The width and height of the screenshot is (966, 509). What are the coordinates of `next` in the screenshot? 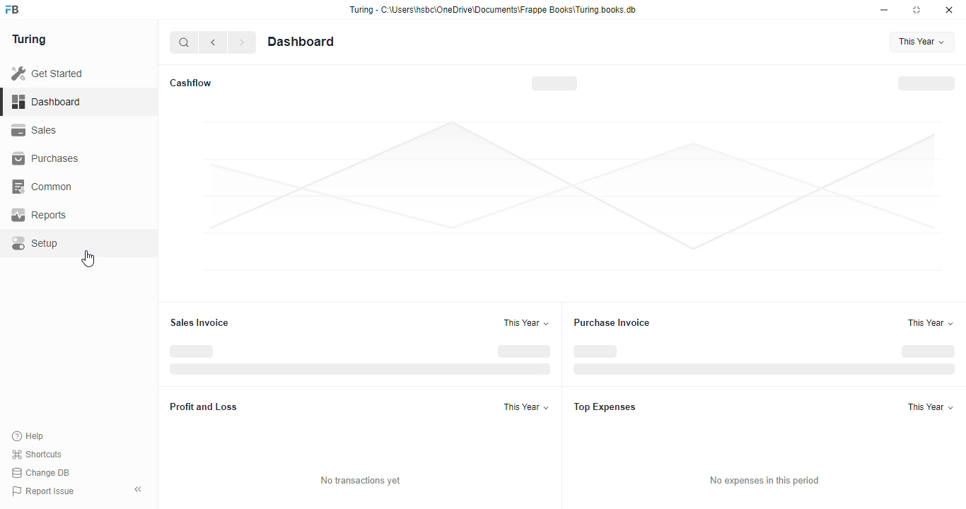 It's located at (243, 42).